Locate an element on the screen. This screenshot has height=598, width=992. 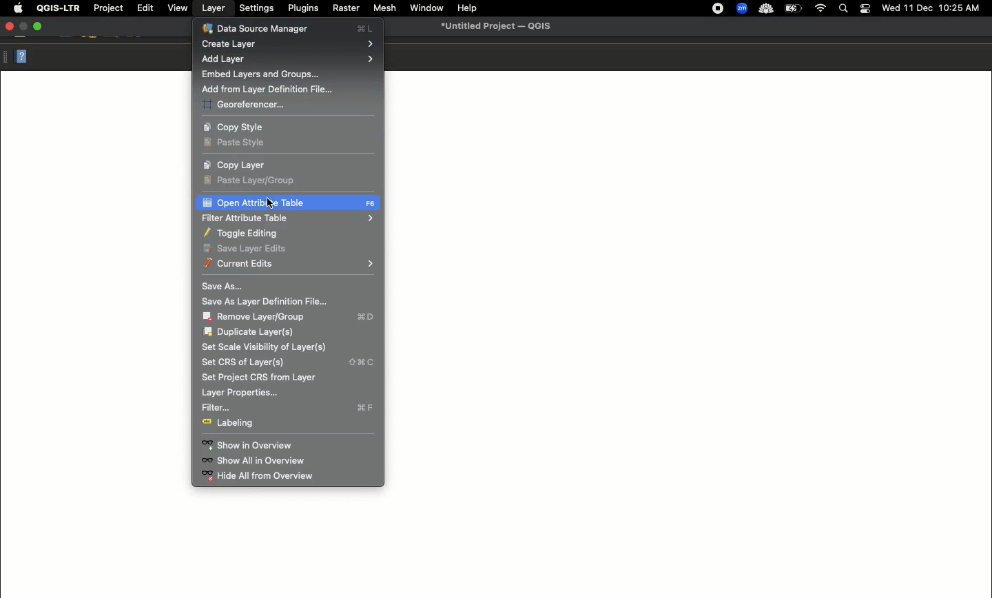
Set scale visibility of layer is located at coordinates (266, 347).